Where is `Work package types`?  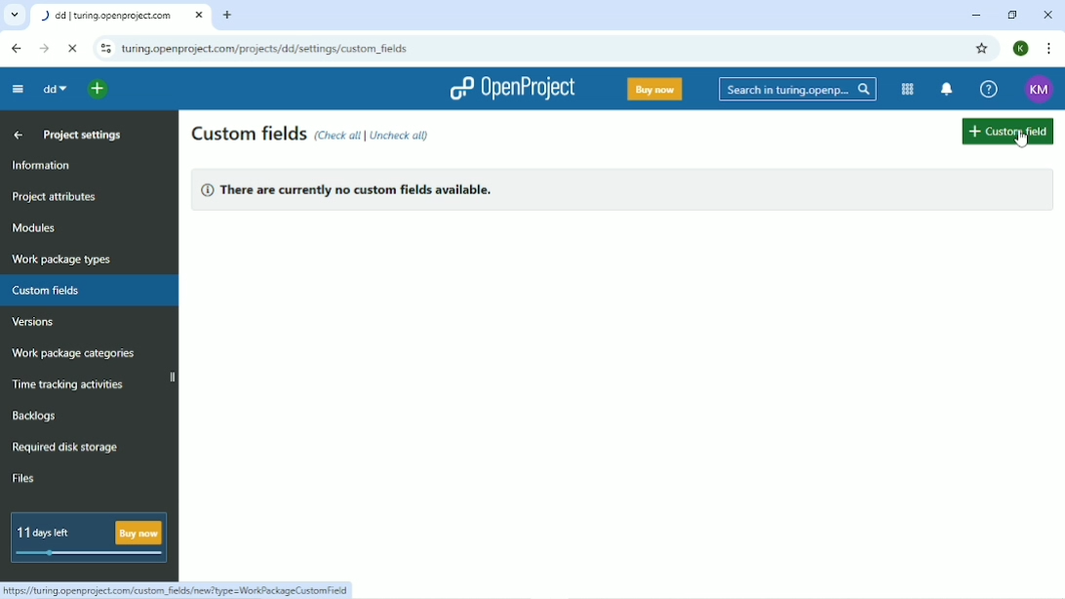
Work package types is located at coordinates (62, 260).